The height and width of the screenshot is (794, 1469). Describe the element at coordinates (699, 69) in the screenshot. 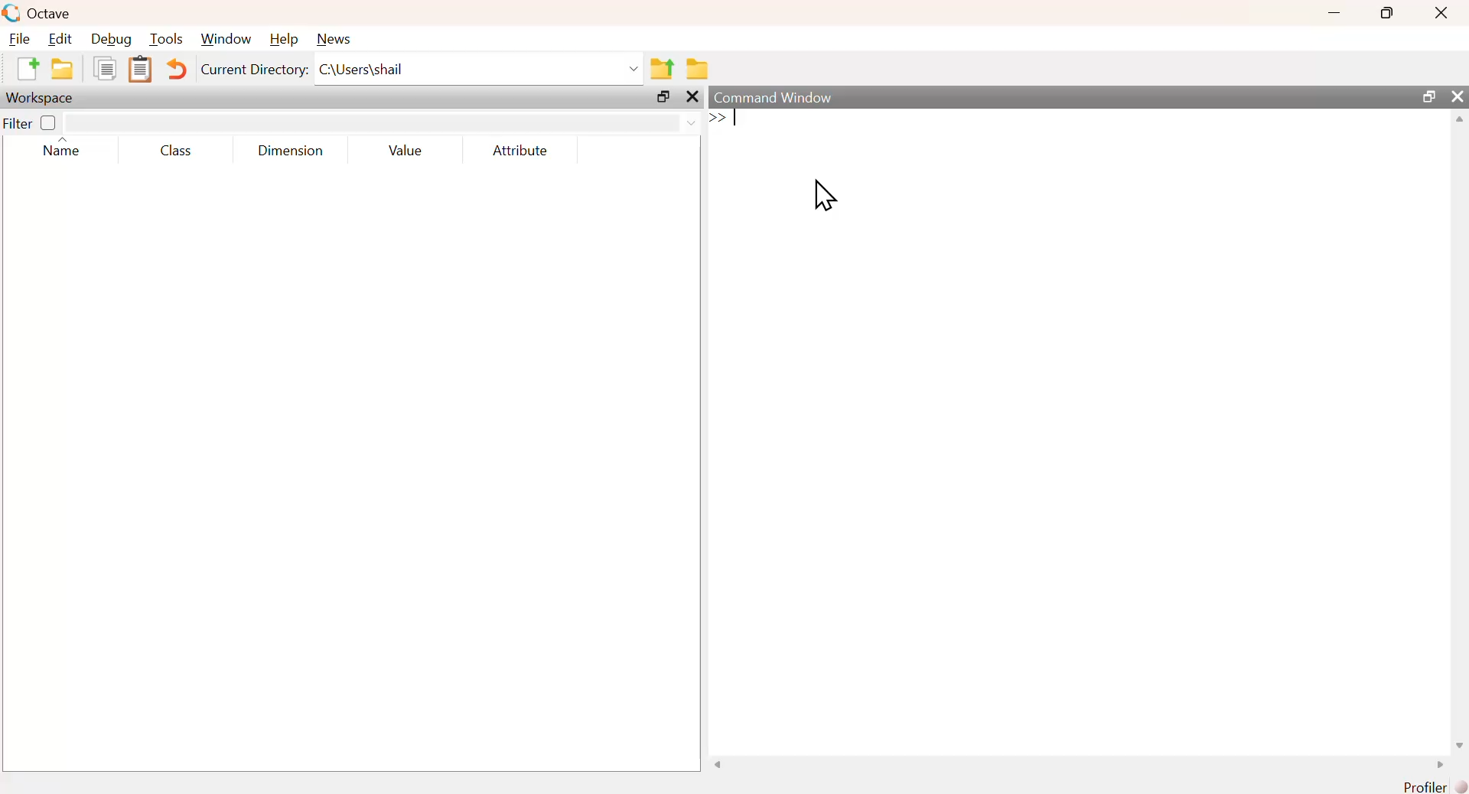

I see `browse directories` at that location.